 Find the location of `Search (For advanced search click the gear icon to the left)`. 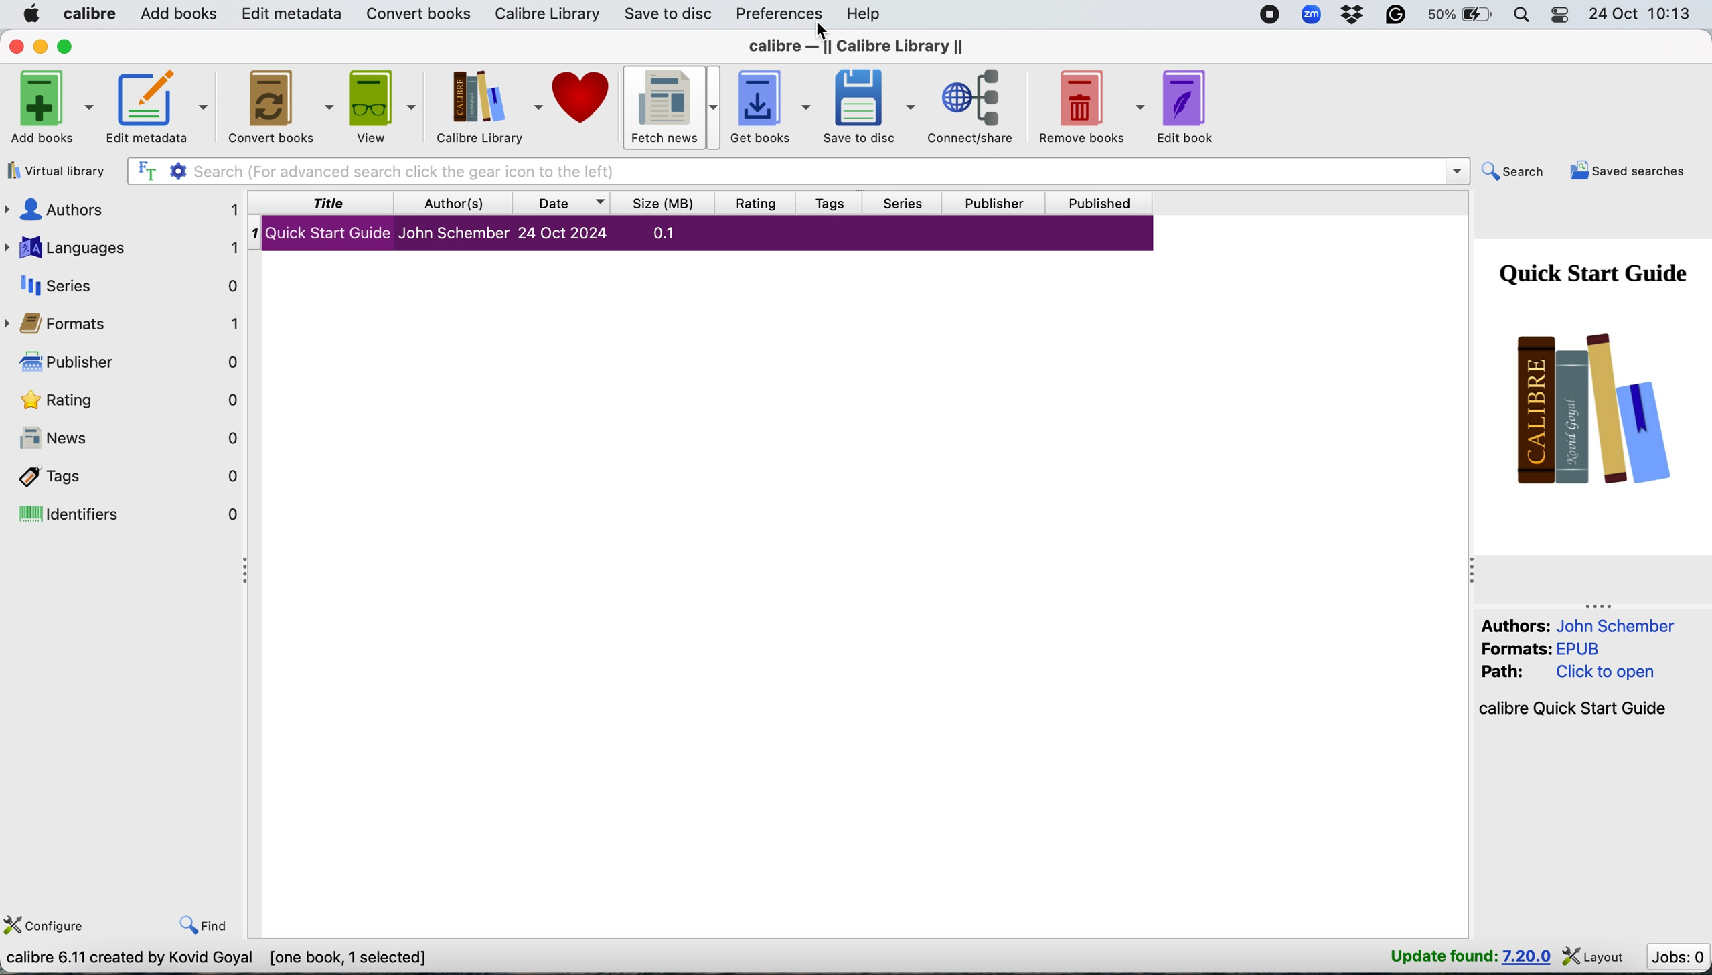

Search (For advanced search click the gear icon to the left) is located at coordinates (832, 172).